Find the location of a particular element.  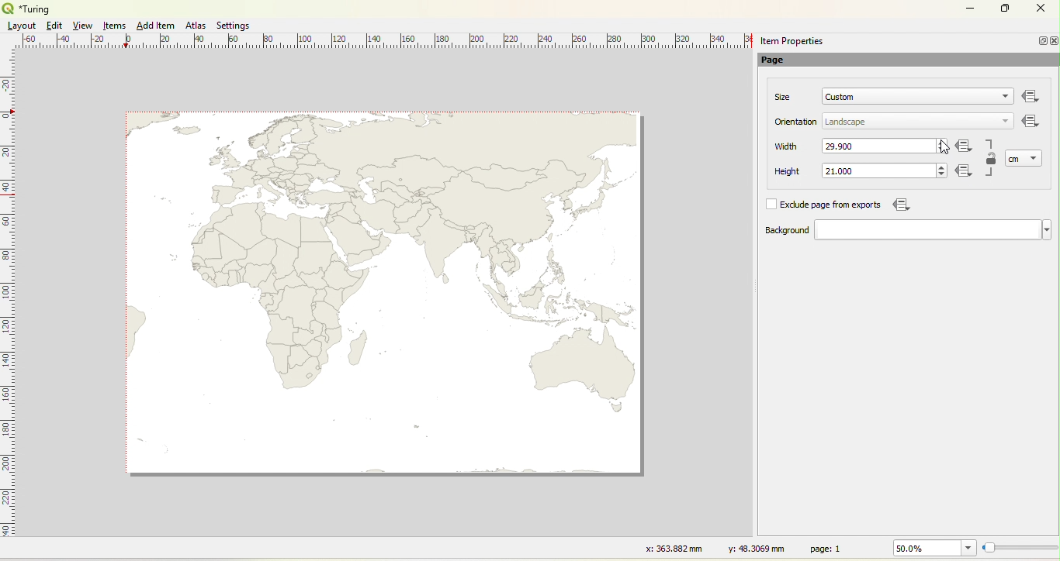

Size is located at coordinates (784, 97).